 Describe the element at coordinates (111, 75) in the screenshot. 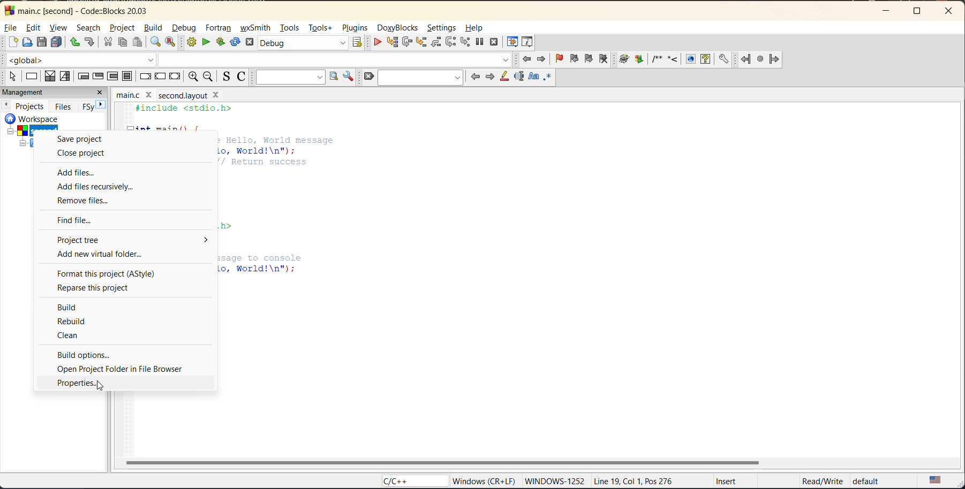

I see `counting loop` at that location.